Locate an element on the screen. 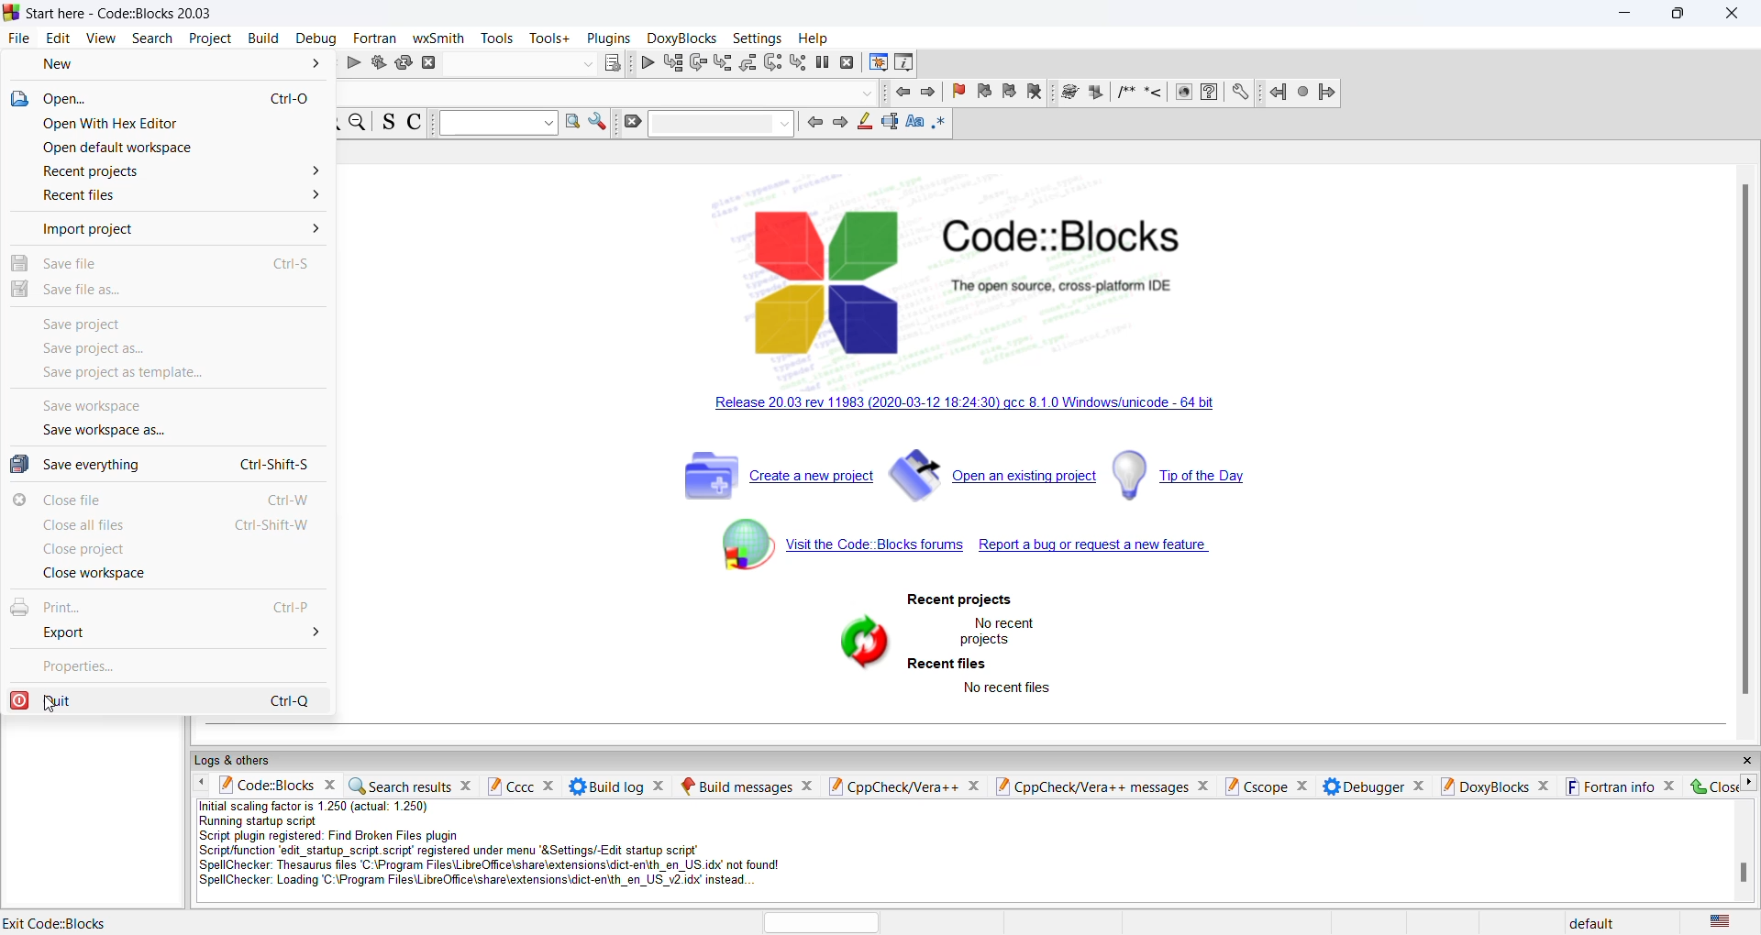 This screenshot has height=935, width=1761. step out is located at coordinates (749, 62).